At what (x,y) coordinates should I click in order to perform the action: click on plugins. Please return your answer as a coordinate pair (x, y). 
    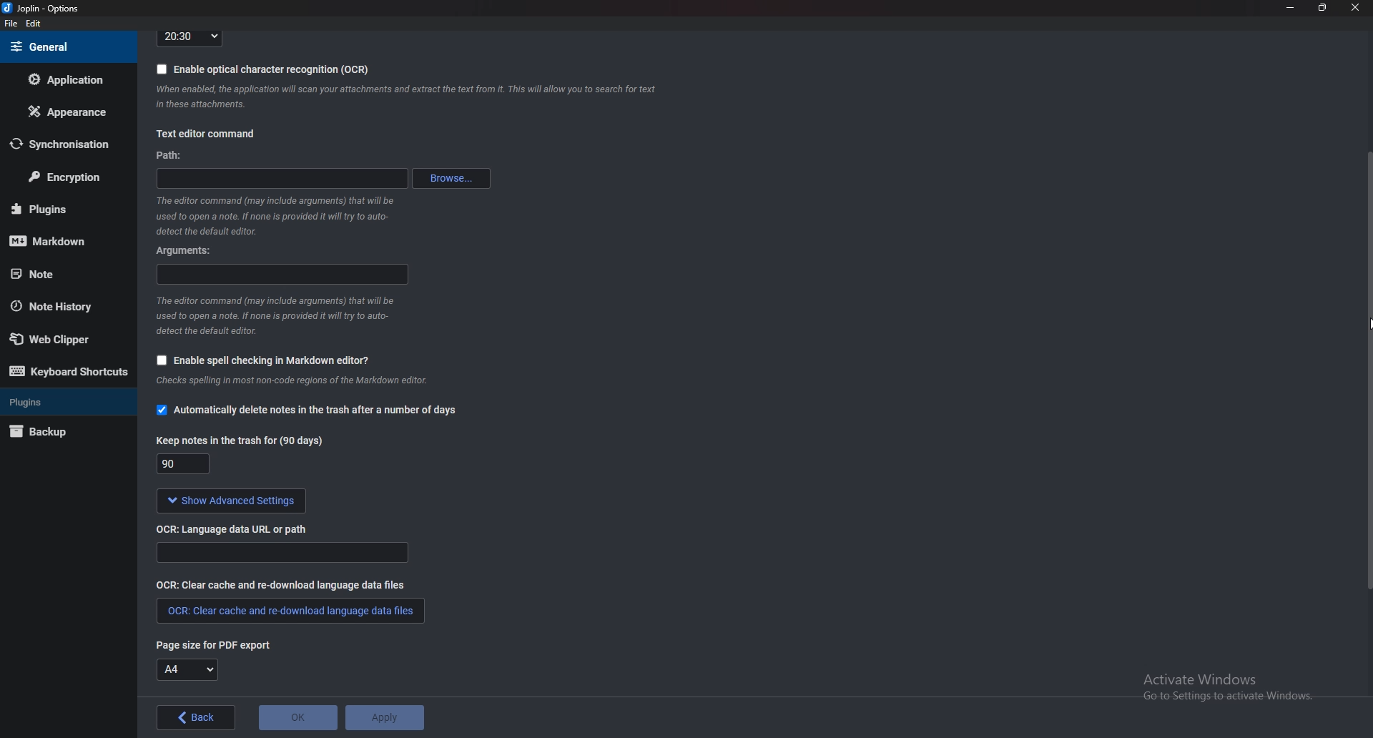
    Looking at the image, I should click on (61, 209).